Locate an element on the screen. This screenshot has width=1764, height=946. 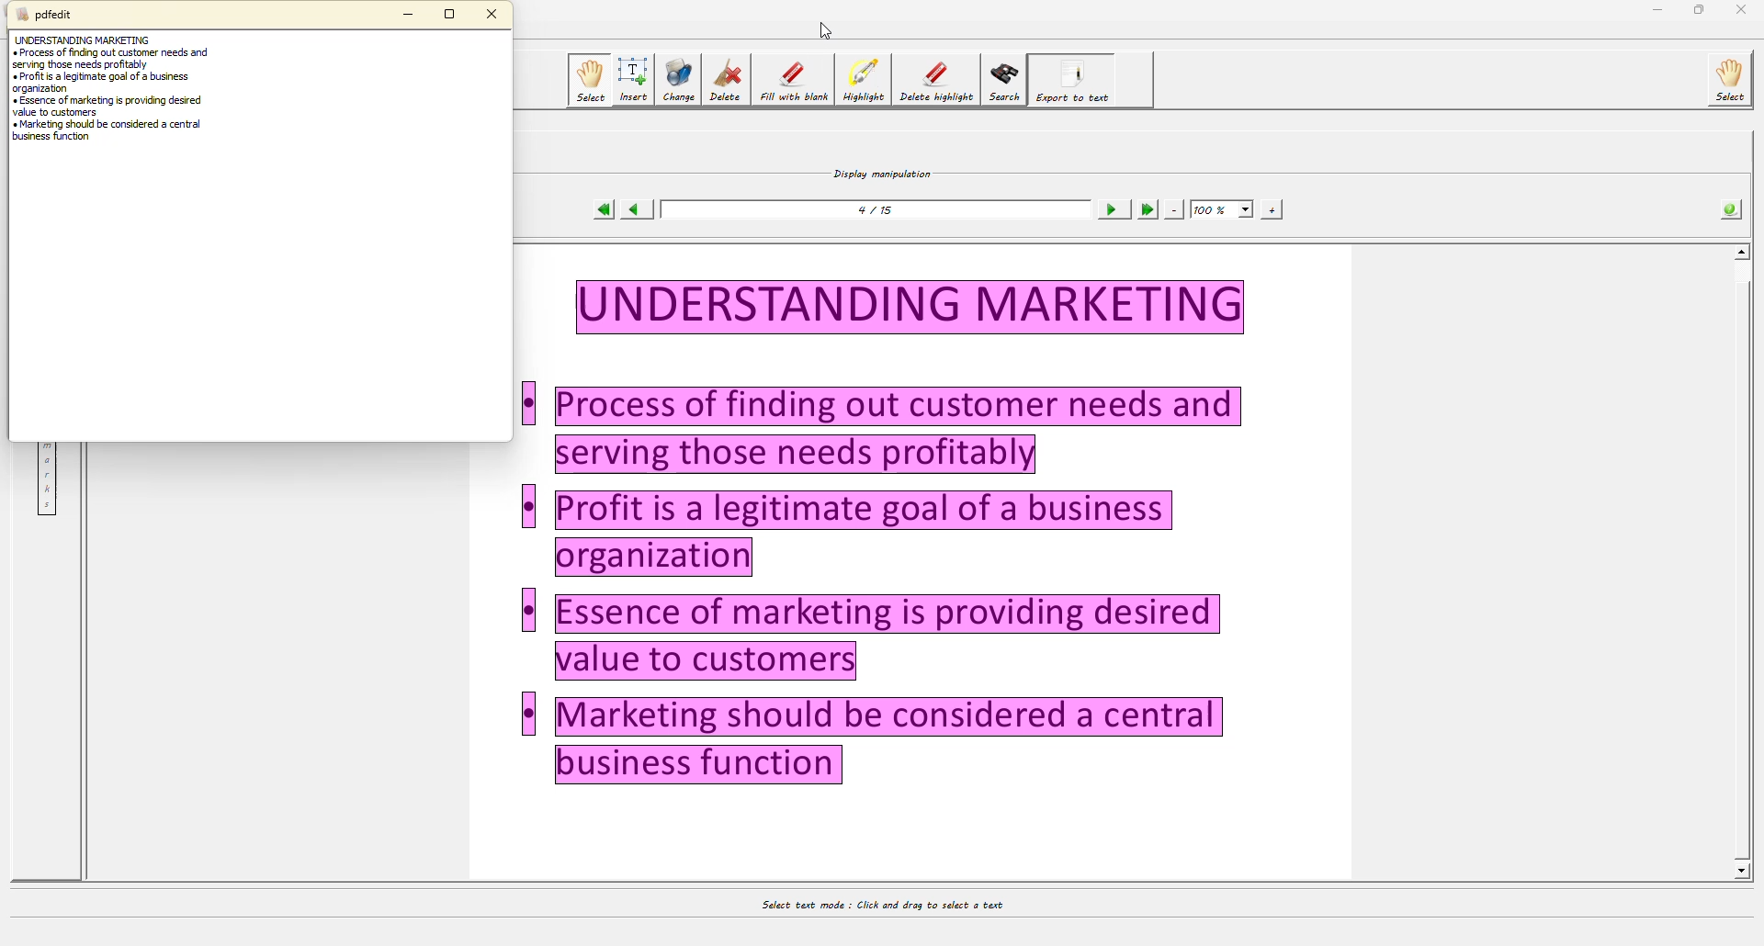
maximize is located at coordinates (450, 15).